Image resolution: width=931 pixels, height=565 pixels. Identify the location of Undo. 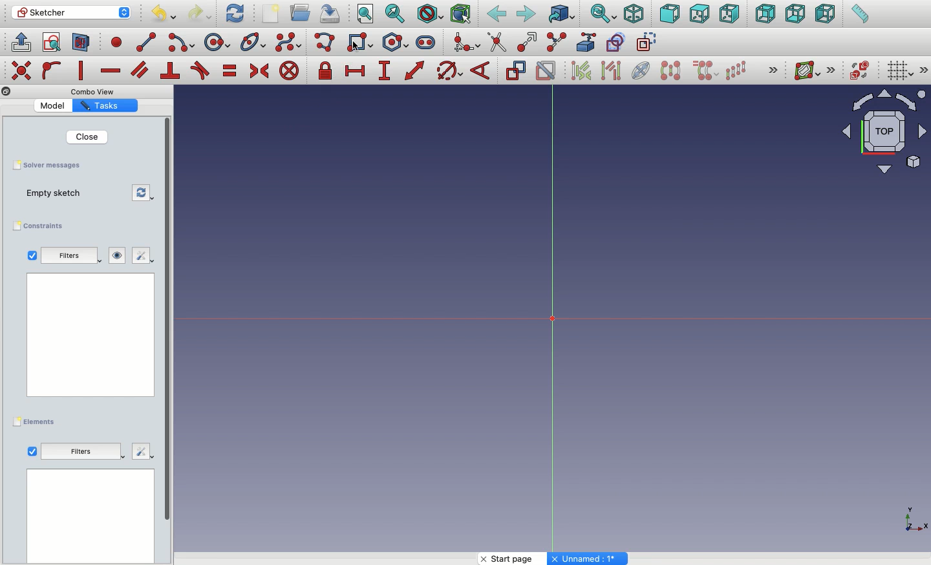
(166, 16).